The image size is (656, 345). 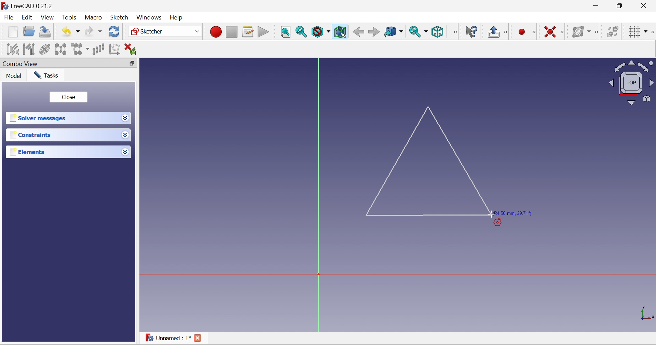 I want to click on Triangle, so click(x=428, y=160).